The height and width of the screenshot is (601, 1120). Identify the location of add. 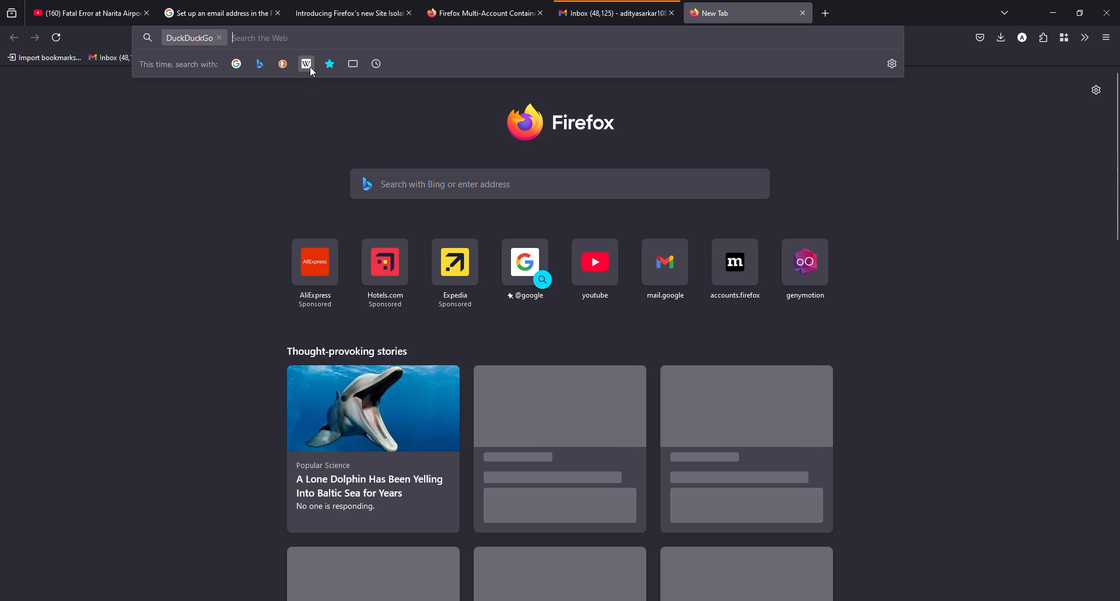
(826, 14).